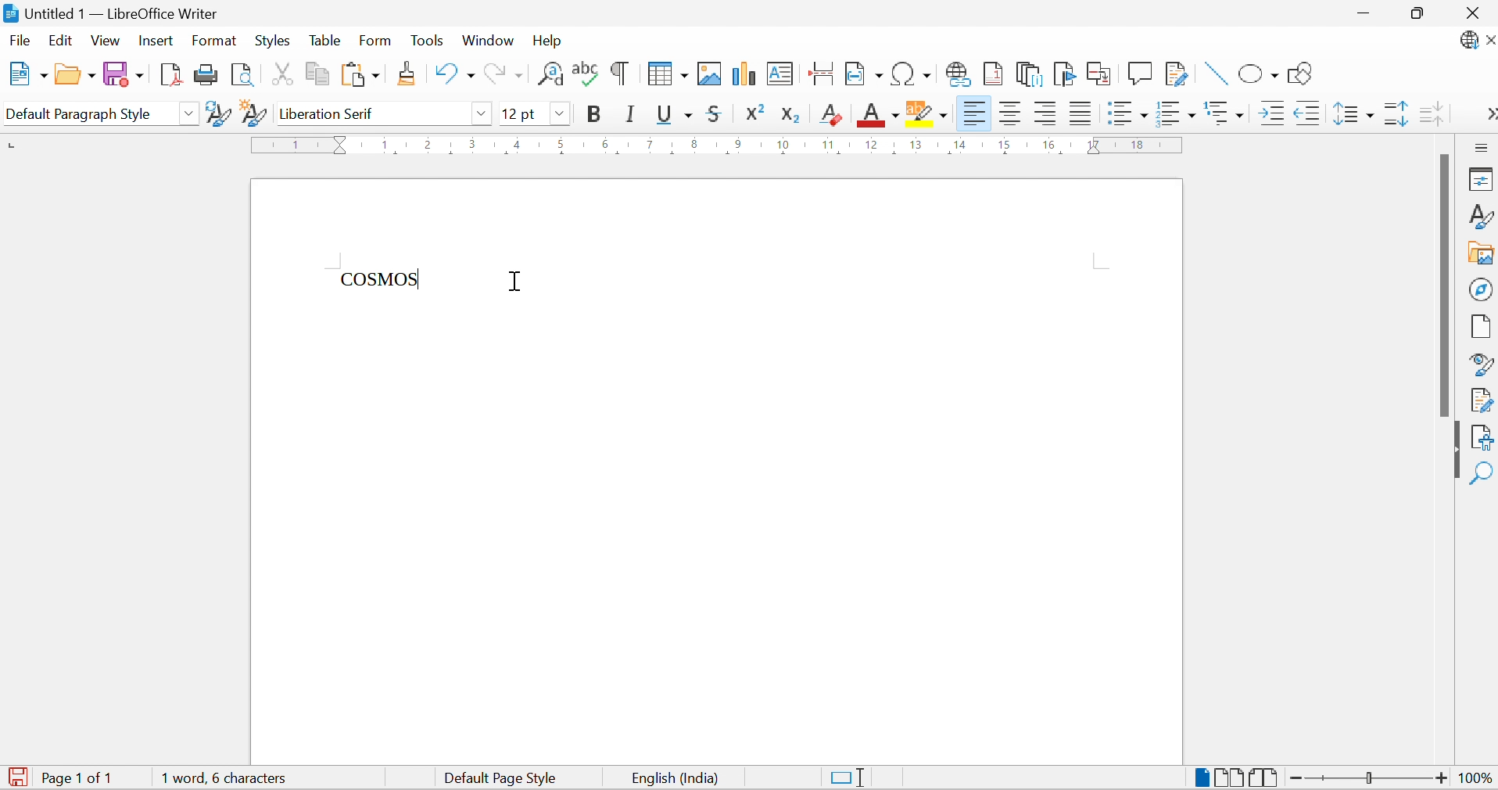 Image resolution: width=1498 pixels, height=790 pixels. Describe the element at coordinates (736, 145) in the screenshot. I see `9` at that location.